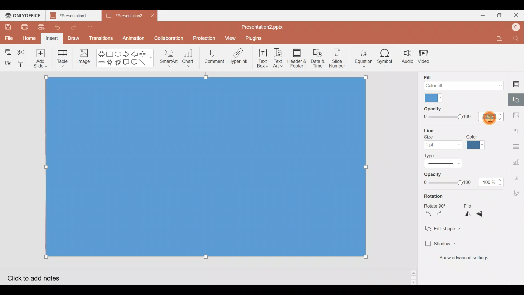  Describe the element at coordinates (52, 38) in the screenshot. I see `Insert` at that location.